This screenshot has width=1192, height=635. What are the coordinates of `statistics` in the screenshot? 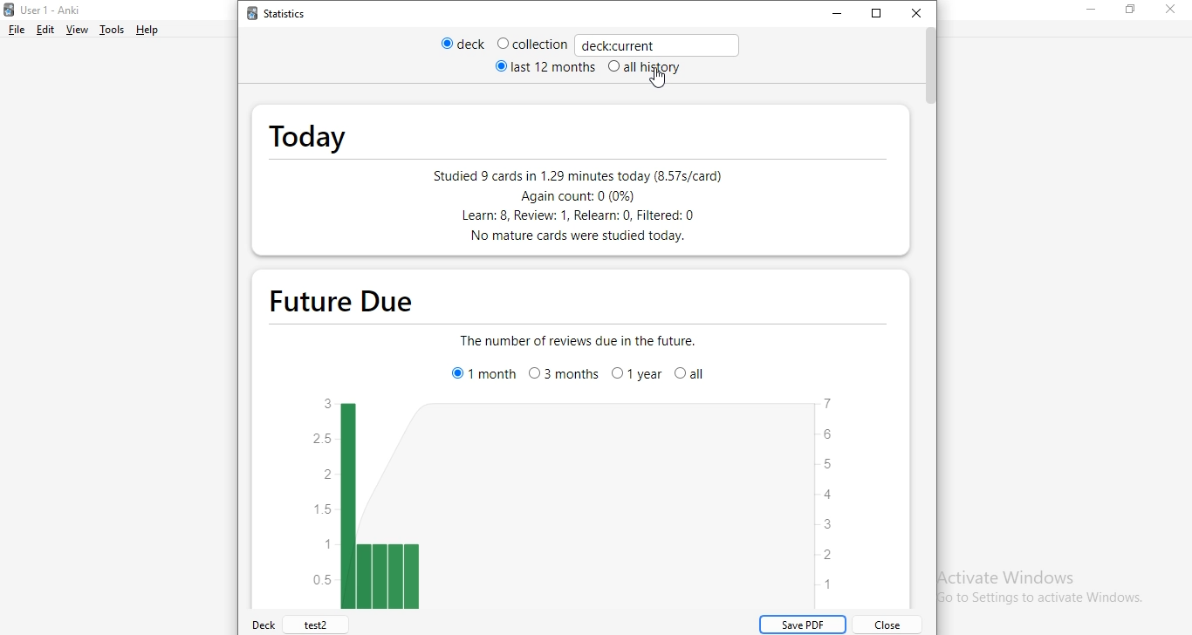 It's located at (281, 17).